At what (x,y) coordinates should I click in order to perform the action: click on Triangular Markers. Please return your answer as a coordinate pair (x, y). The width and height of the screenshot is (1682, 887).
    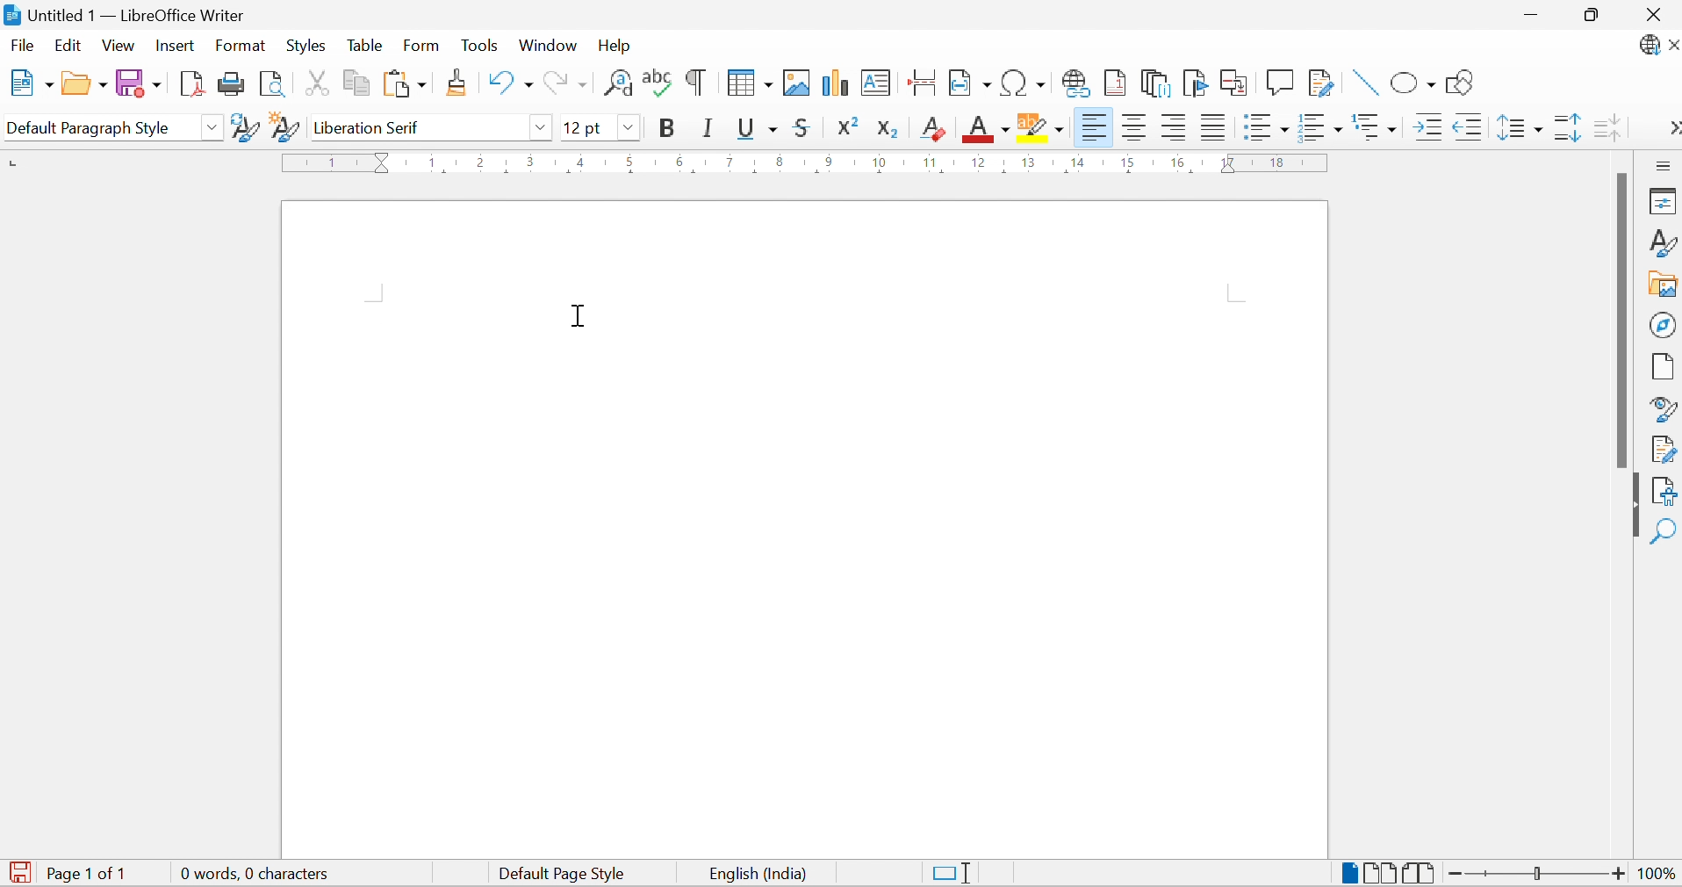
    Looking at the image, I should click on (384, 162).